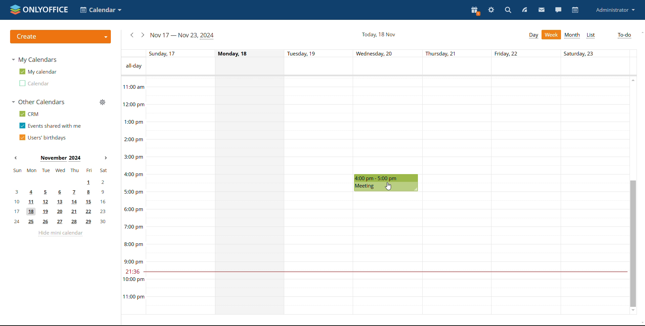 This screenshot has height=326, width=645. I want to click on my calendars, so click(34, 59).